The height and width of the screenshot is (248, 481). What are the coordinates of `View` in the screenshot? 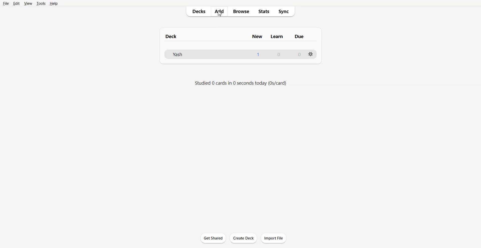 It's located at (28, 4).